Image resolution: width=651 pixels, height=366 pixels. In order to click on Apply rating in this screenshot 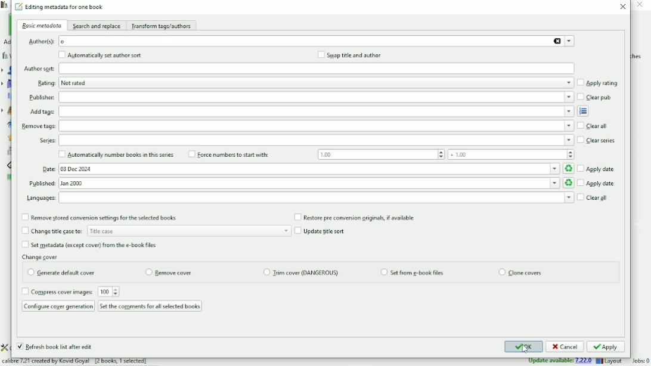, I will do `click(598, 83)`.